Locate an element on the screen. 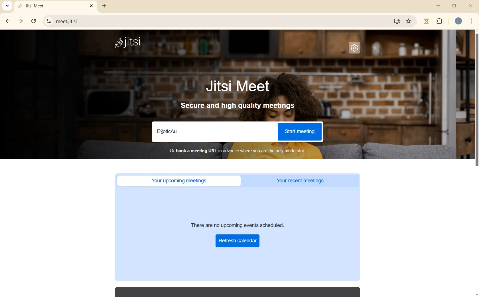 This screenshot has width=479, height=297. reload is located at coordinates (34, 20).